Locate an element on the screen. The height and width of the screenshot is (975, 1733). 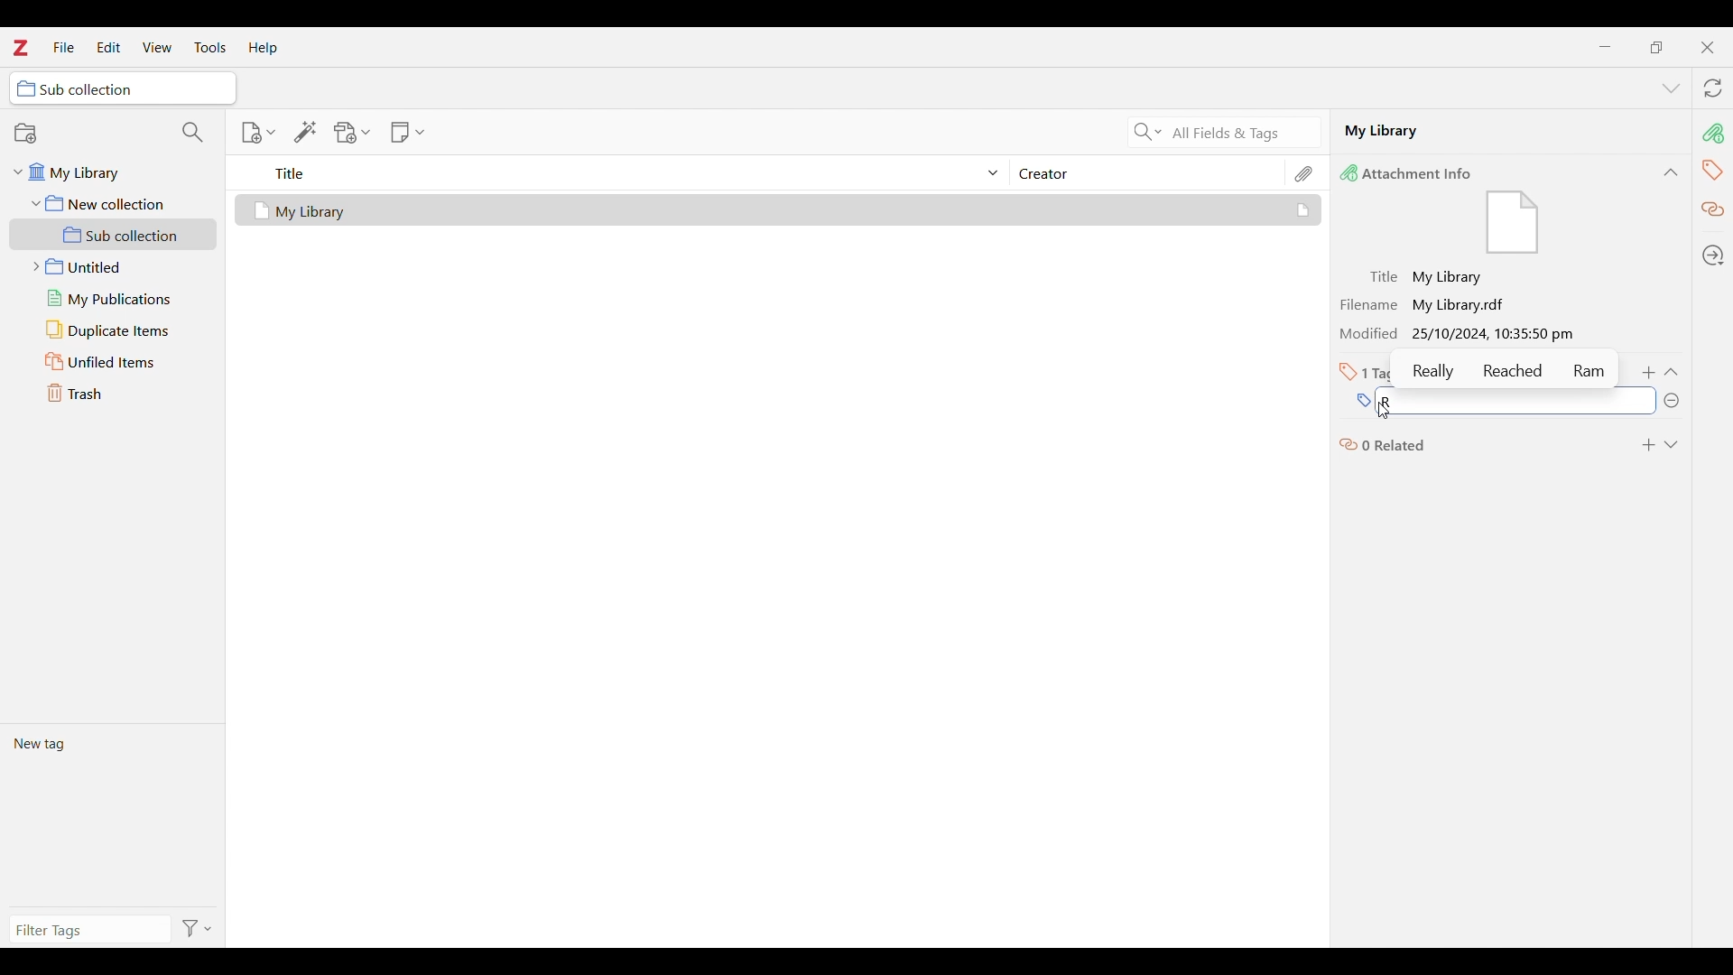
List all tabs is located at coordinates (1672, 89).